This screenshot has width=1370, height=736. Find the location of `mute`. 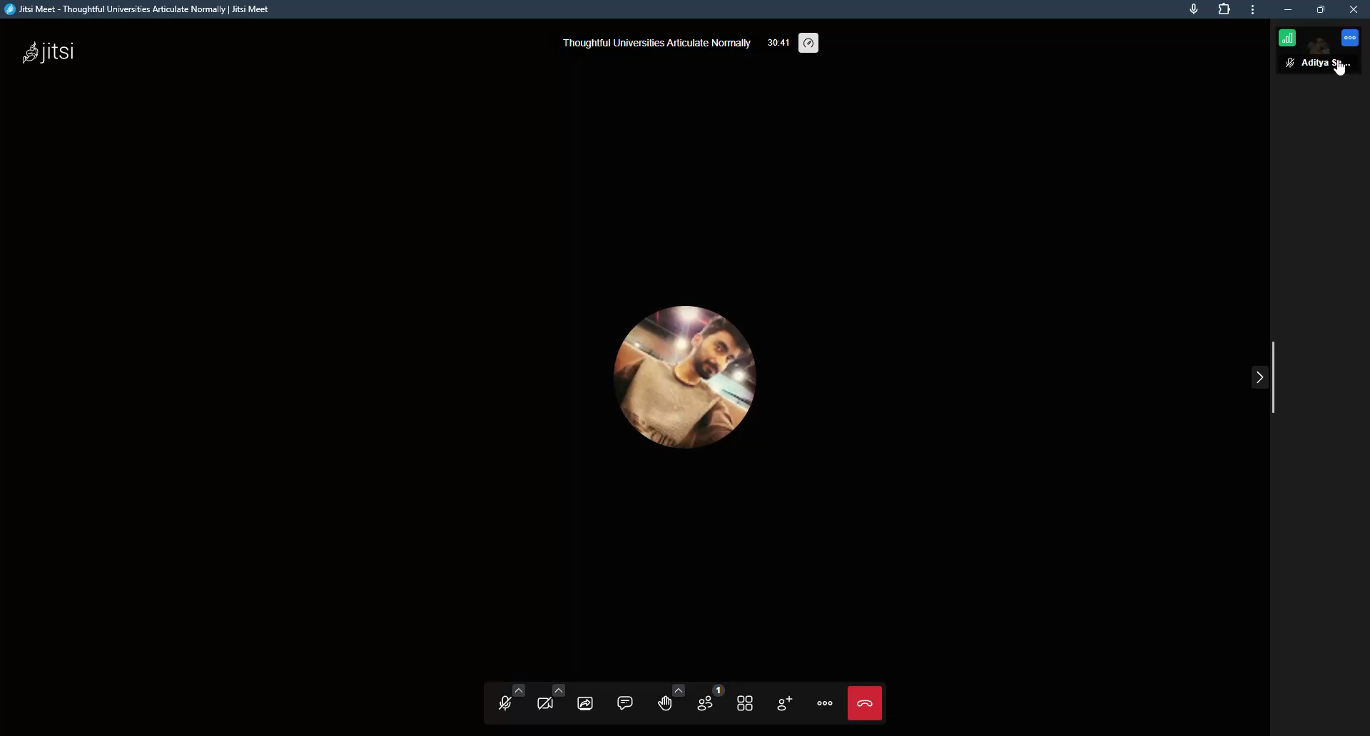

mute is located at coordinates (1287, 63).